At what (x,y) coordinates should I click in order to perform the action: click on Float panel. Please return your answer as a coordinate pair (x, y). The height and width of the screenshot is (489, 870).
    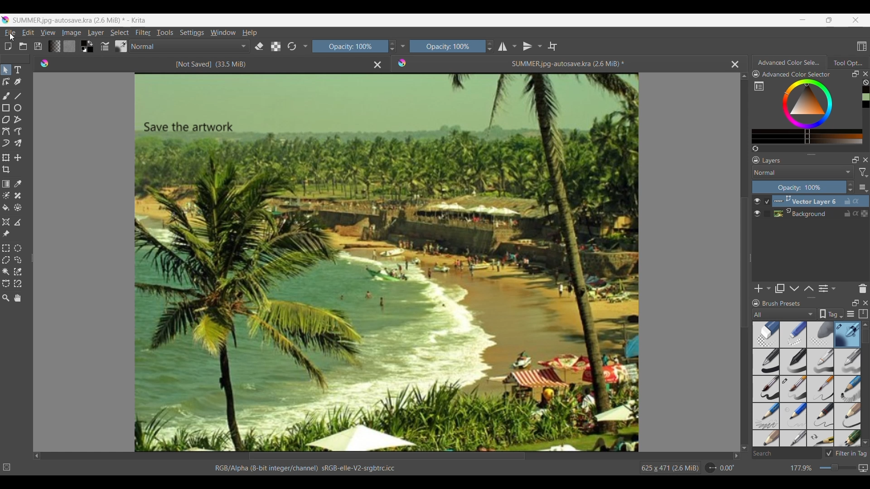
    Looking at the image, I should click on (855, 74).